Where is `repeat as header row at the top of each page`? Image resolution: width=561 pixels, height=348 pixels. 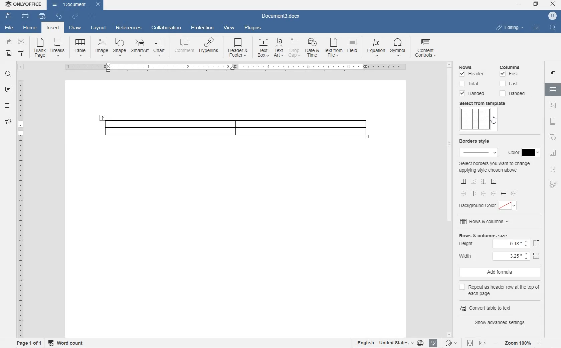
repeat as header row at the top of each page is located at coordinates (501, 289).